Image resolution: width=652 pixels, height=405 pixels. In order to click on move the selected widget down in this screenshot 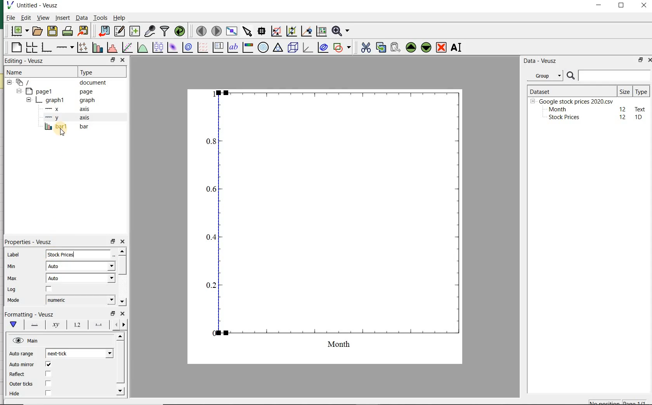, I will do `click(426, 47)`.